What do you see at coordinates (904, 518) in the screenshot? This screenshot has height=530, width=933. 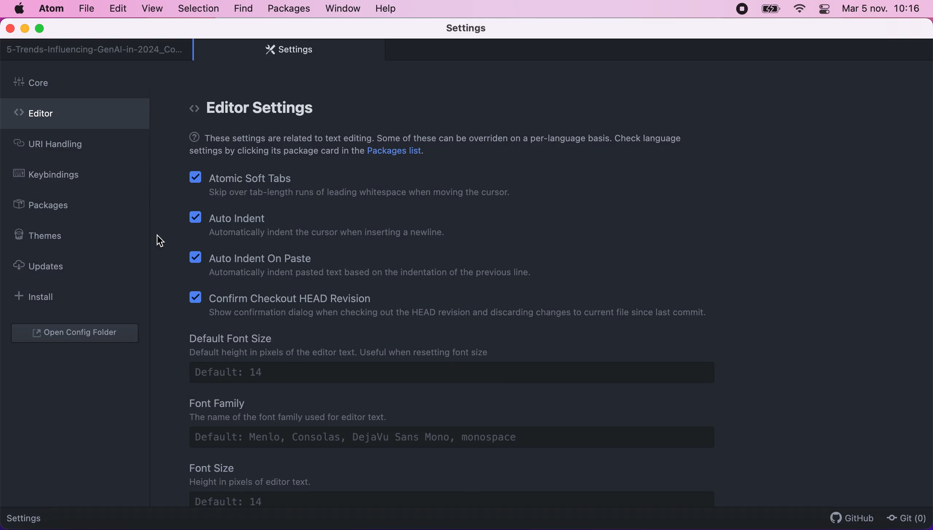 I see `Git (0)` at bounding box center [904, 518].